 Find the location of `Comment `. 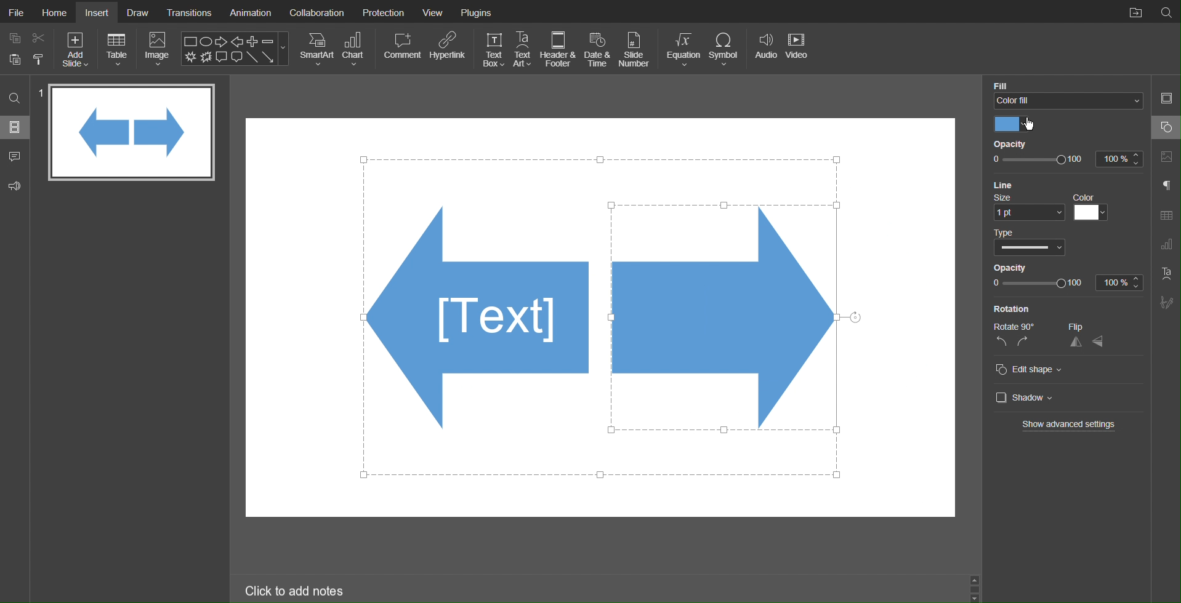

Comment  is located at coordinates (401, 49).